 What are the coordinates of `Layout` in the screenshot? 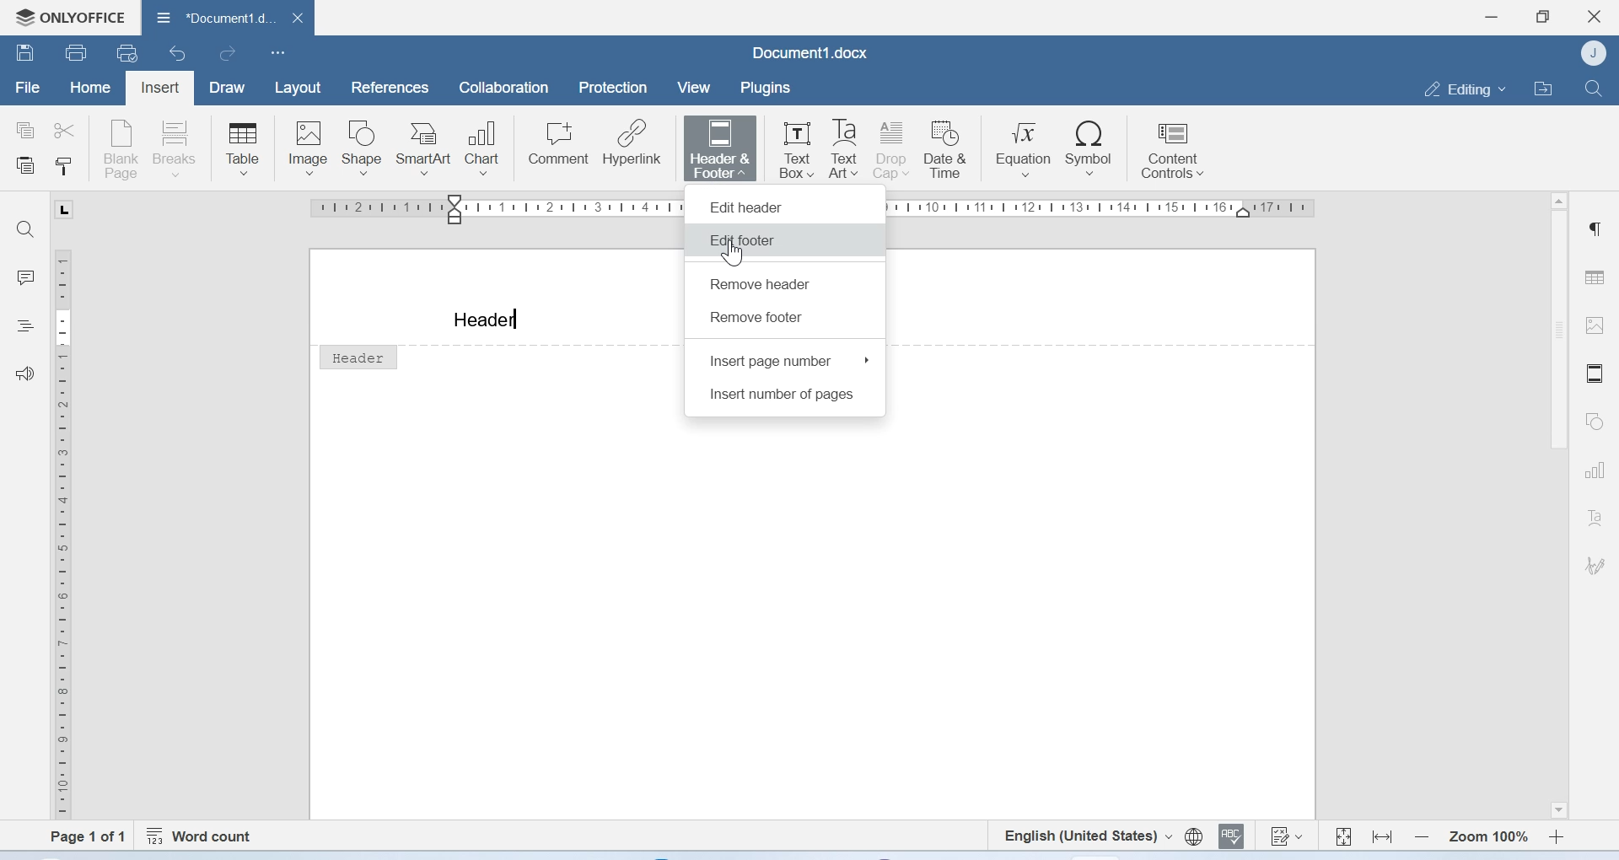 It's located at (299, 88).